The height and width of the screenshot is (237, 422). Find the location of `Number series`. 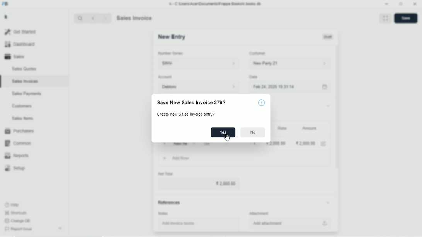

Number series is located at coordinates (171, 53).